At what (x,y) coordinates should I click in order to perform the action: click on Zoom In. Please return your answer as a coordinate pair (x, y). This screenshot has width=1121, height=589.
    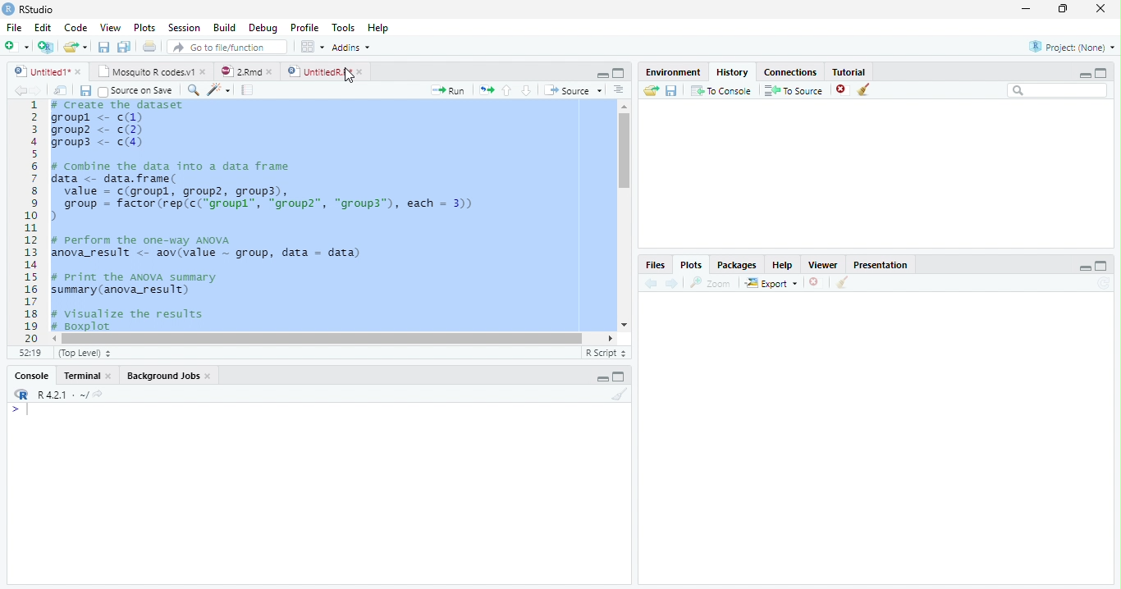
    Looking at the image, I should click on (192, 91).